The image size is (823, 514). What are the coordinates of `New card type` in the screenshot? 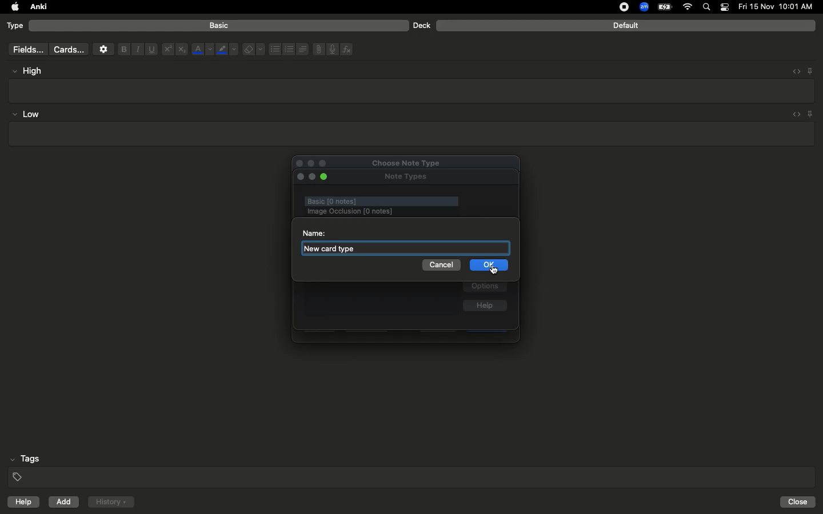 It's located at (337, 248).